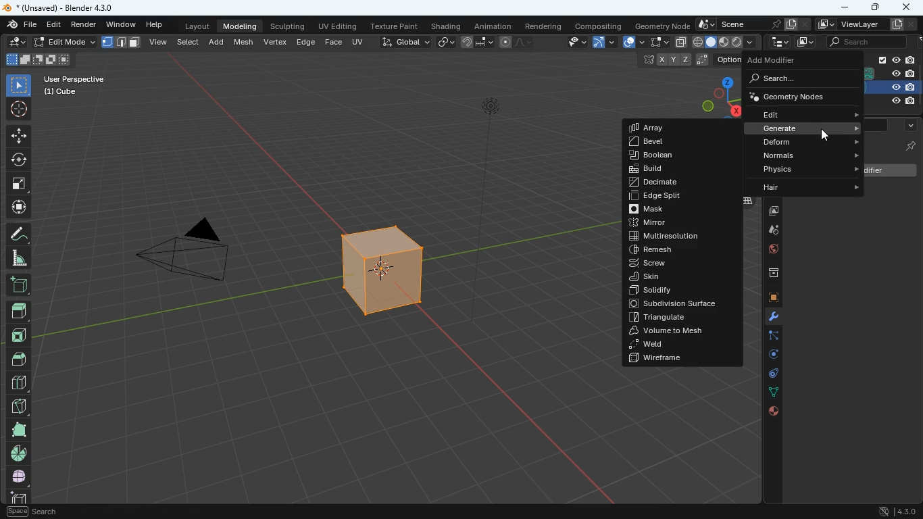 The height and width of the screenshot is (519, 923). Describe the element at coordinates (16, 497) in the screenshot. I see `cube` at that location.